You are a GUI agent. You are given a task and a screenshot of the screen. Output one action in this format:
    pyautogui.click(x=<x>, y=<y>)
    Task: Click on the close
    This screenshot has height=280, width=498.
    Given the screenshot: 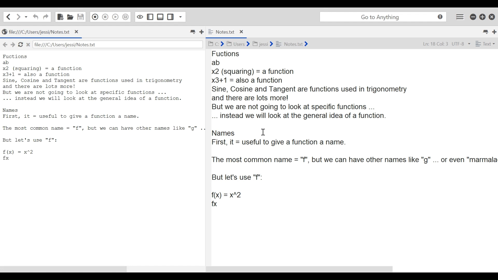 What is the action you would take?
    pyautogui.click(x=492, y=16)
    